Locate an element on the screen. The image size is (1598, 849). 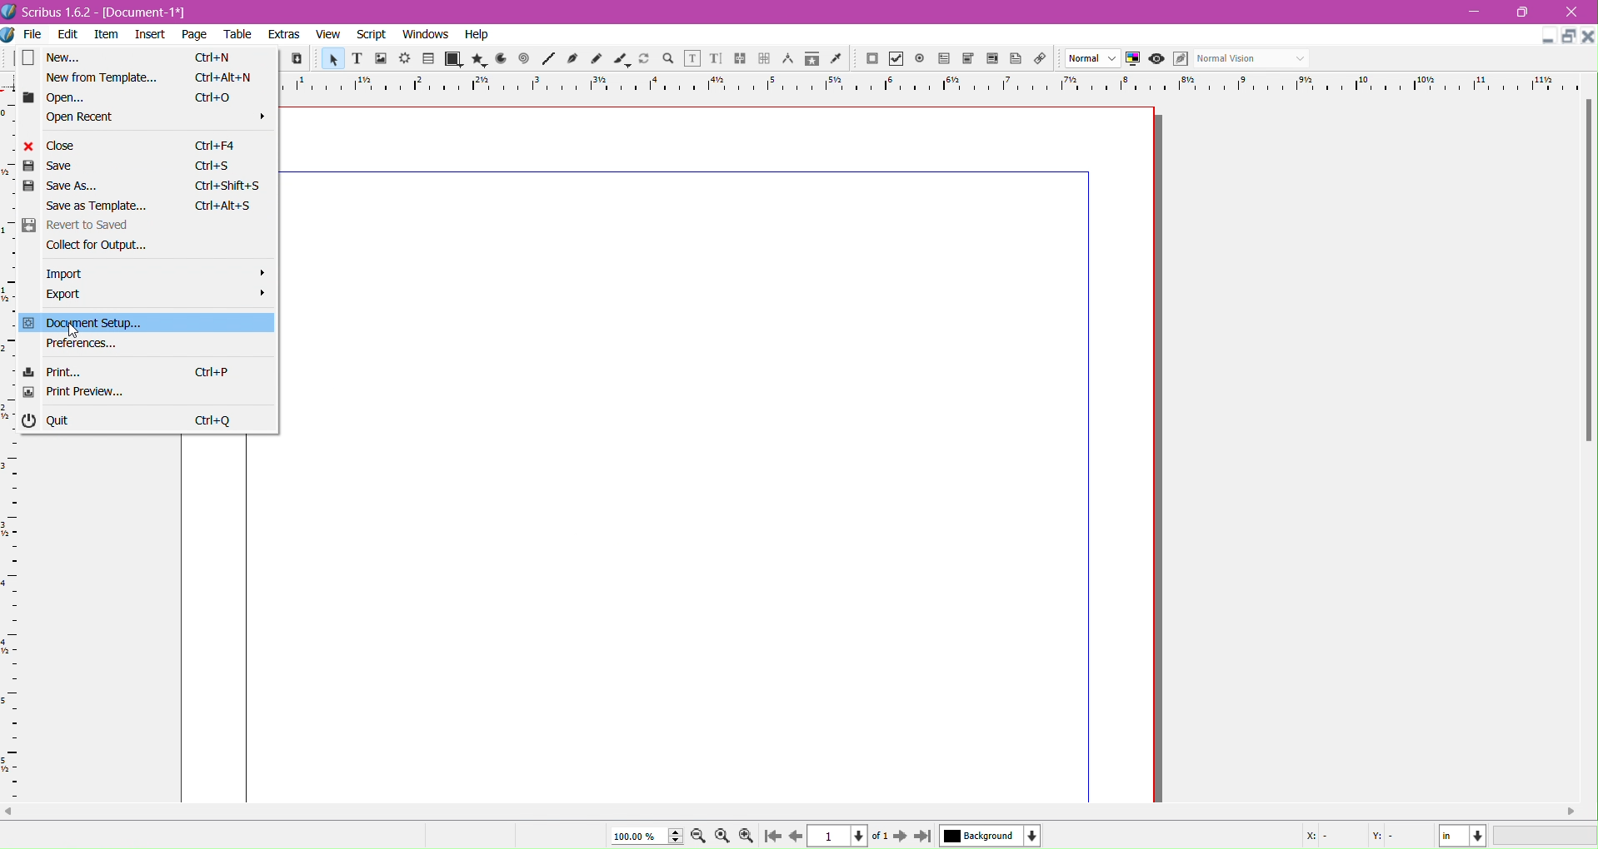
keyboard shortcut is located at coordinates (218, 145).